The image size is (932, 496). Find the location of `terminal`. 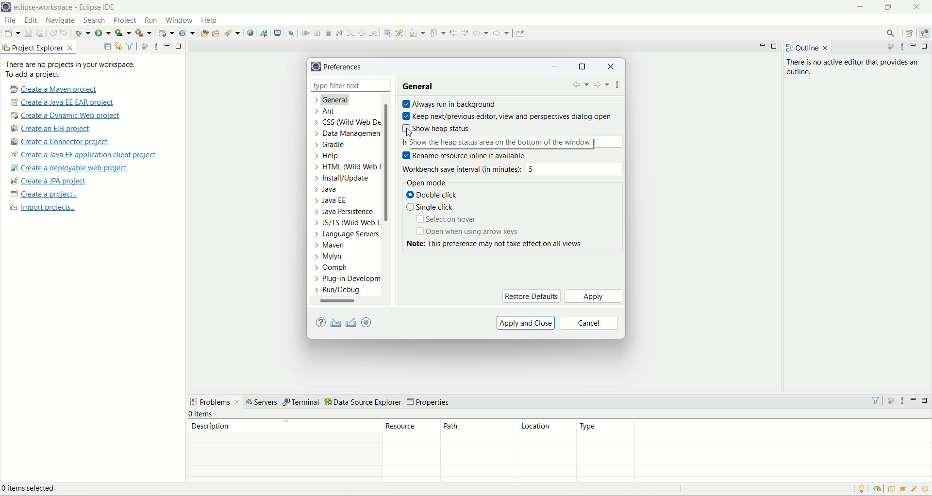

terminal is located at coordinates (302, 403).